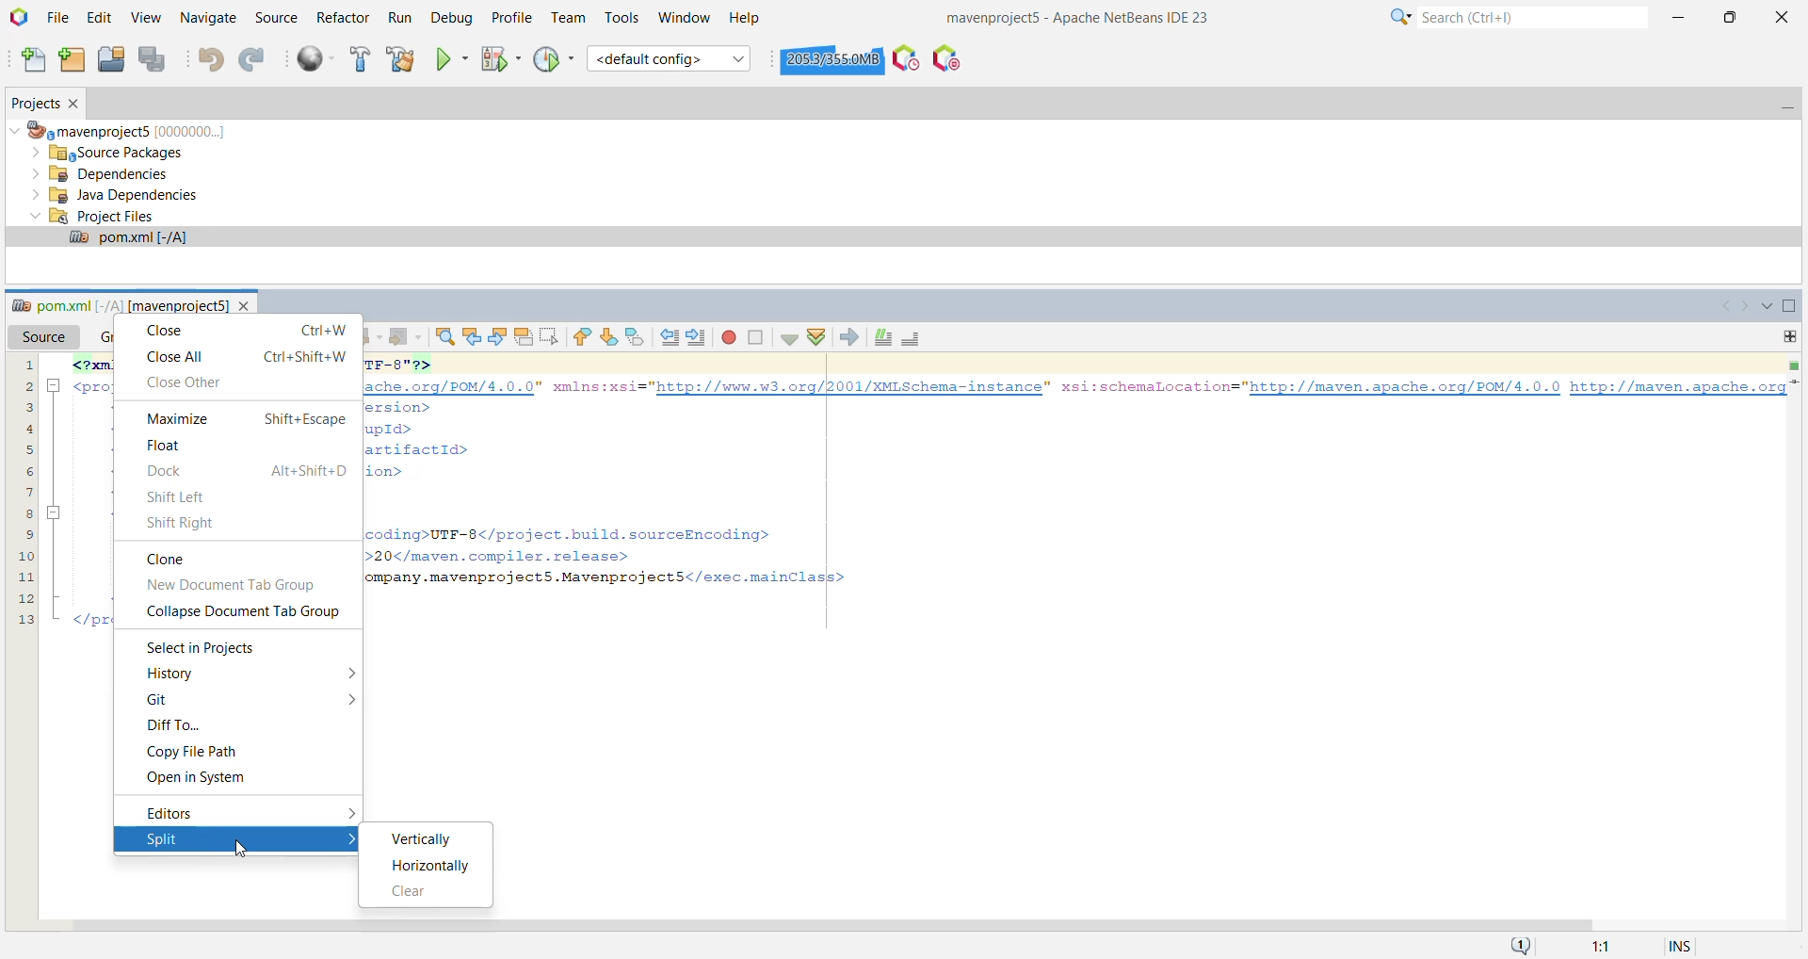 Image resolution: width=1808 pixels, height=959 pixels. What do you see at coordinates (192, 751) in the screenshot?
I see `Copy File Path` at bounding box center [192, 751].